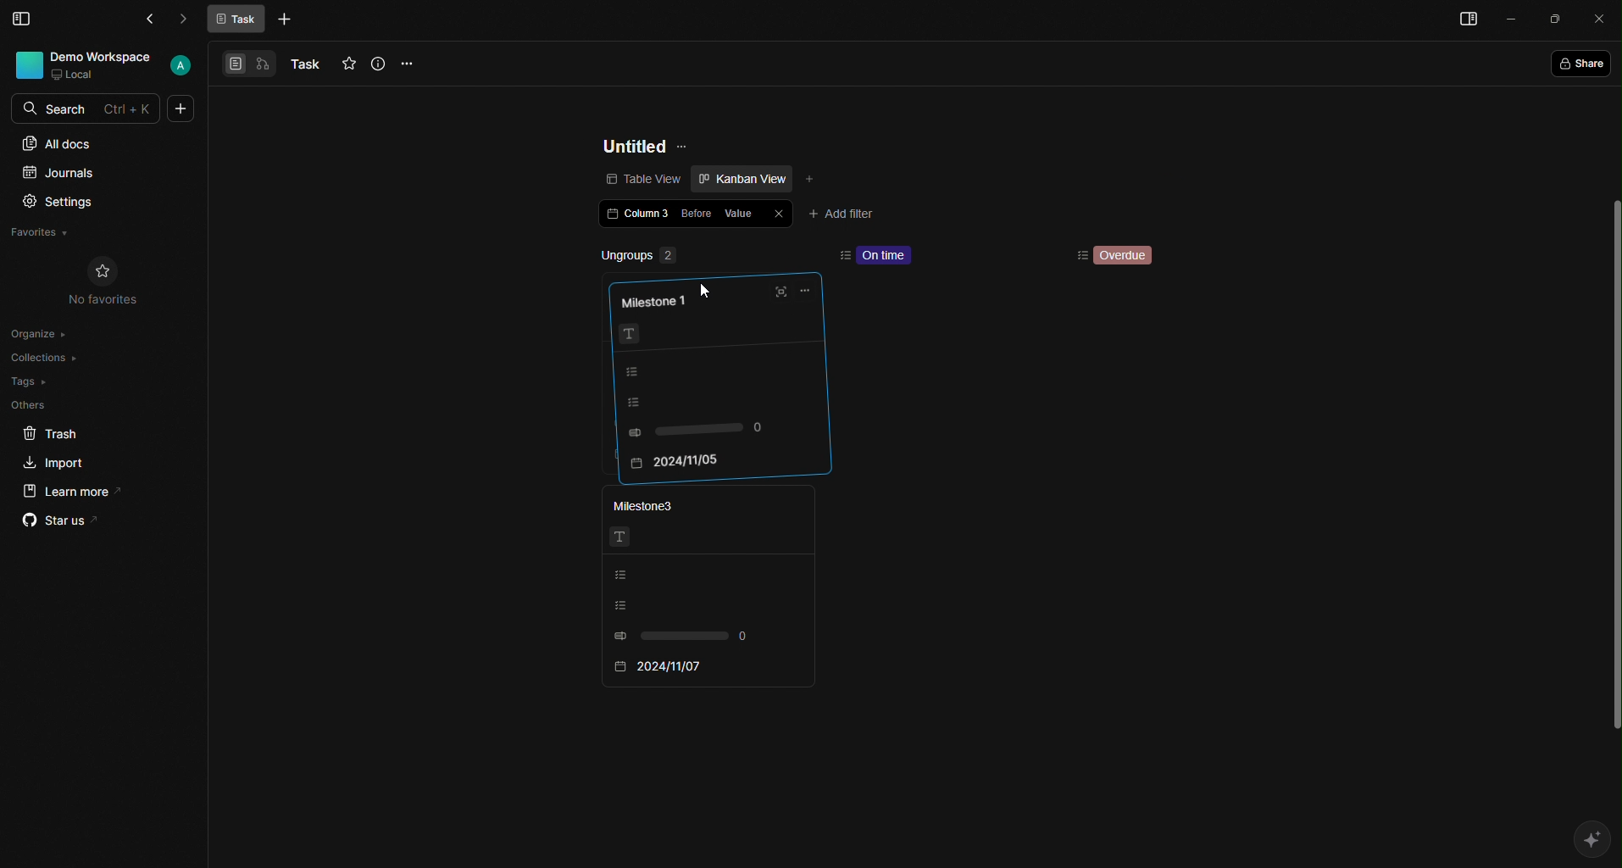 Image resolution: width=1622 pixels, height=868 pixels. I want to click on Sorting, so click(1080, 255).